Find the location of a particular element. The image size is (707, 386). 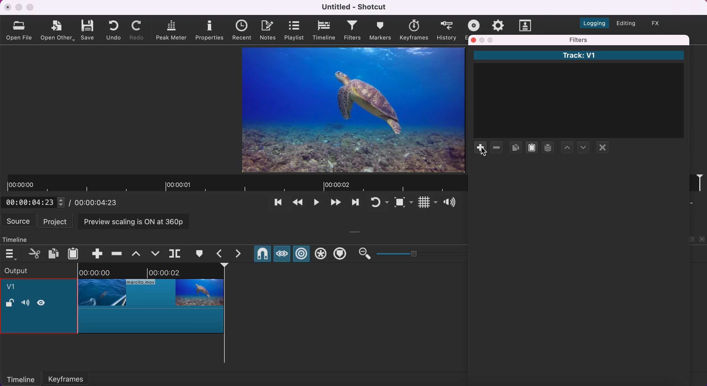

open other is located at coordinates (58, 31).